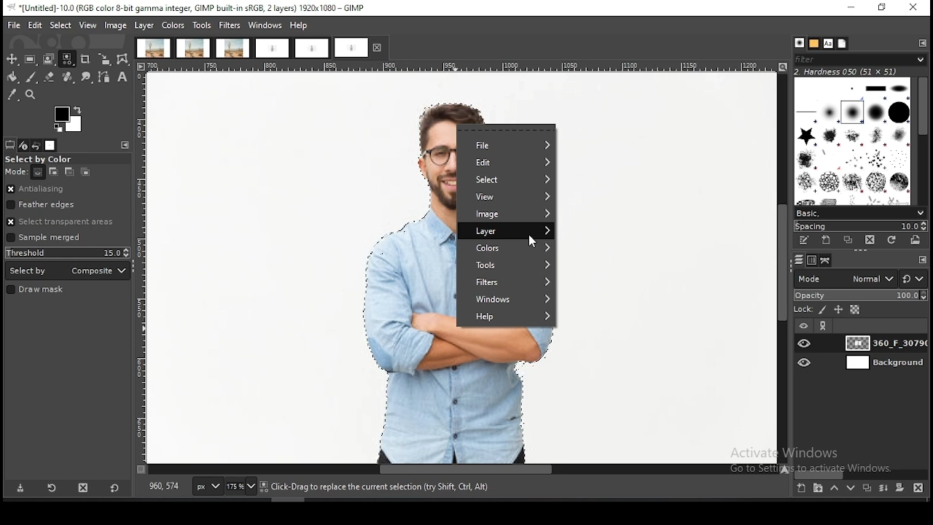 The height and width of the screenshot is (525, 933). I want to click on 775, 465, so click(165, 487).